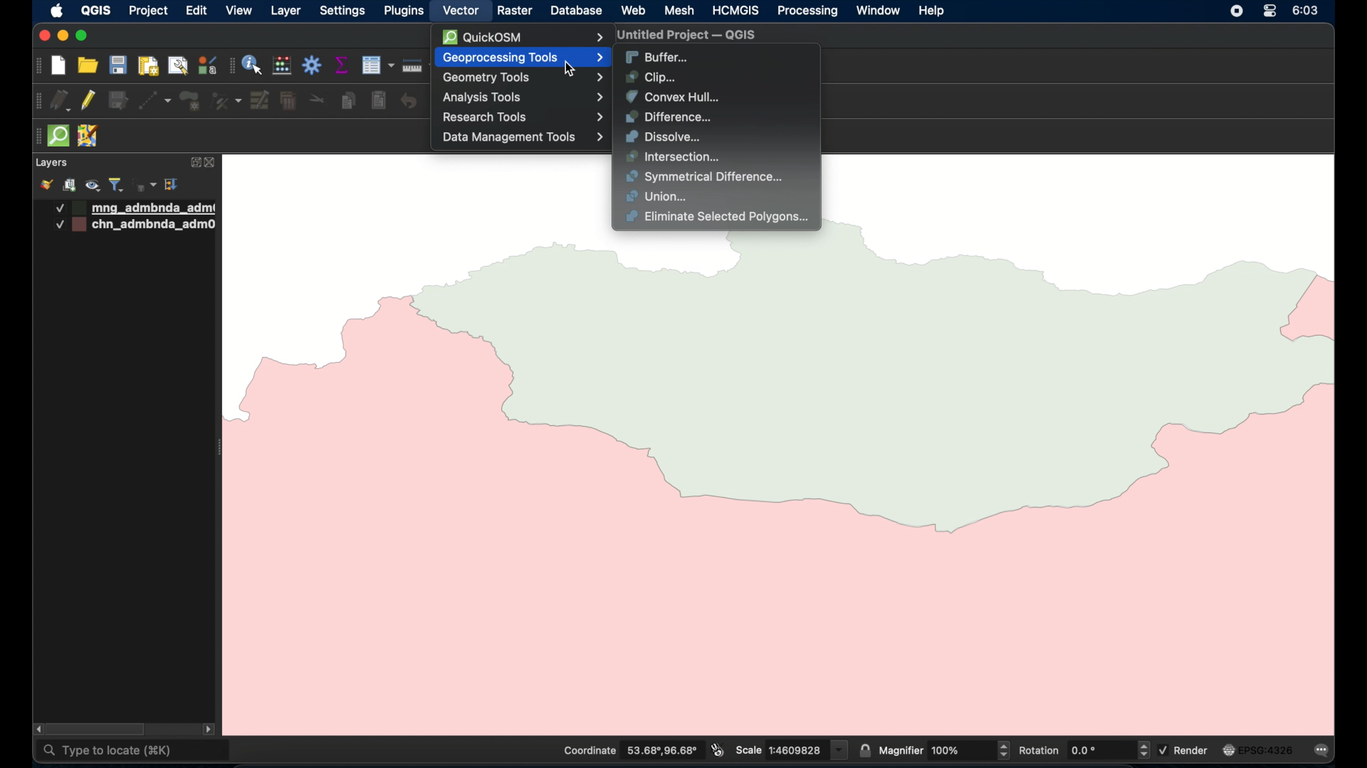 The width and height of the screenshot is (1367, 768). What do you see at coordinates (38, 102) in the screenshot?
I see `drag handles` at bounding box center [38, 102].